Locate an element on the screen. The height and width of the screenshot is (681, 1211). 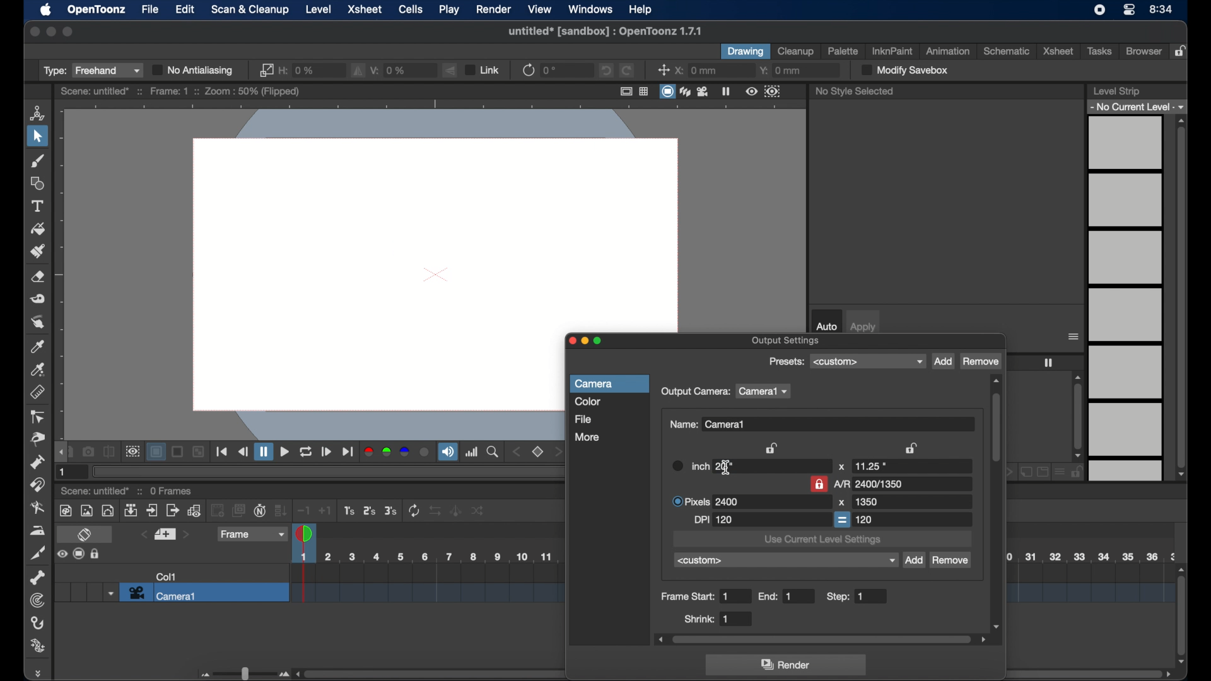
levels is located at coordinates (1126, 299).